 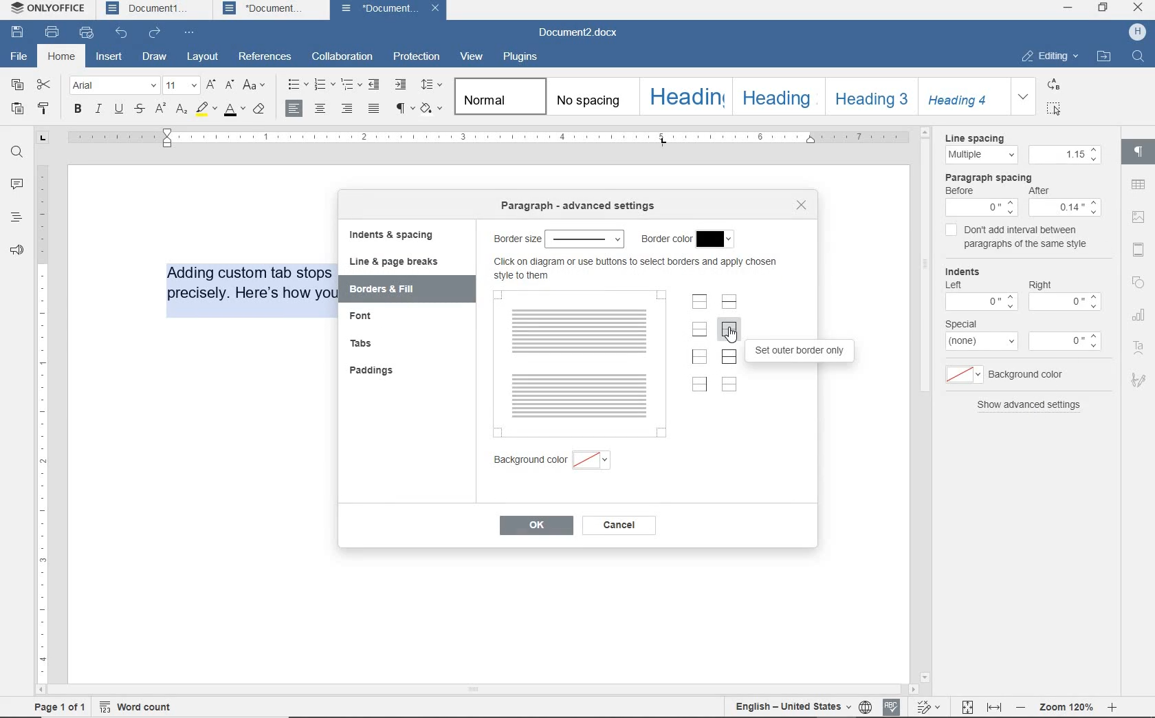 I want to click on align center, so click(x=320, y=108).